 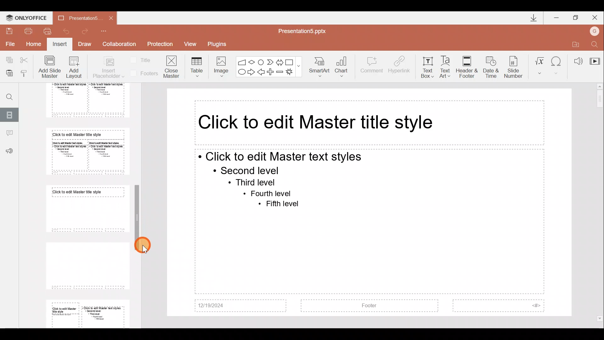 What do you see at coordinates (9, 134) in the screenshot?
I see `Comments` at bounding box center [9, 134].